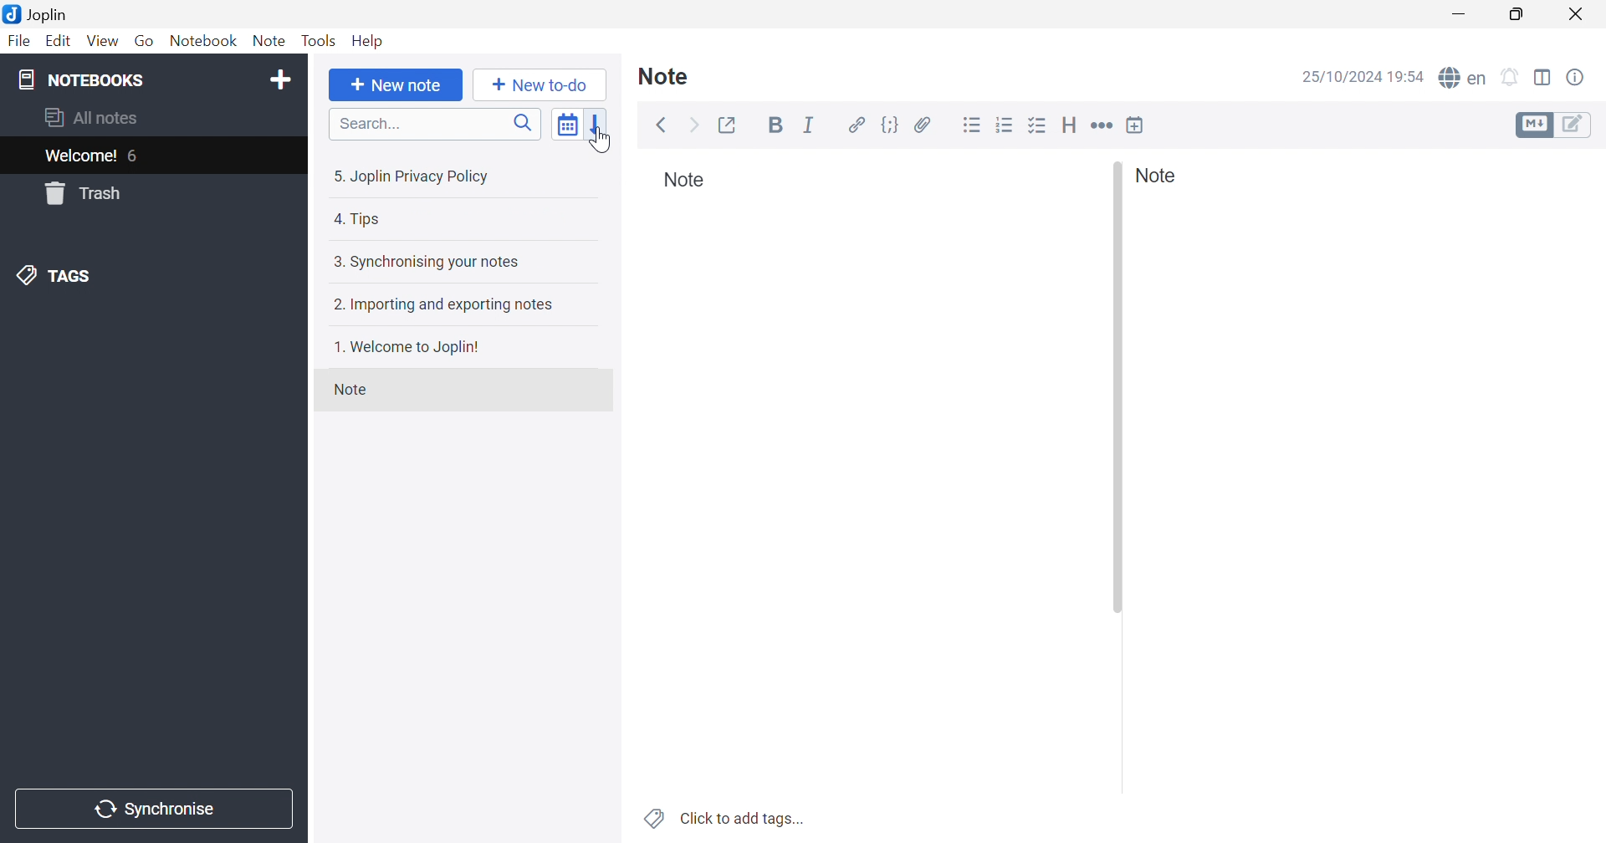 Image resolution: width=1606 pixels, height=843 pixels. What do you see at coordinates (973, 125) in the screenshot?
I see `Bulleted List` at bounding box center [973, 125].